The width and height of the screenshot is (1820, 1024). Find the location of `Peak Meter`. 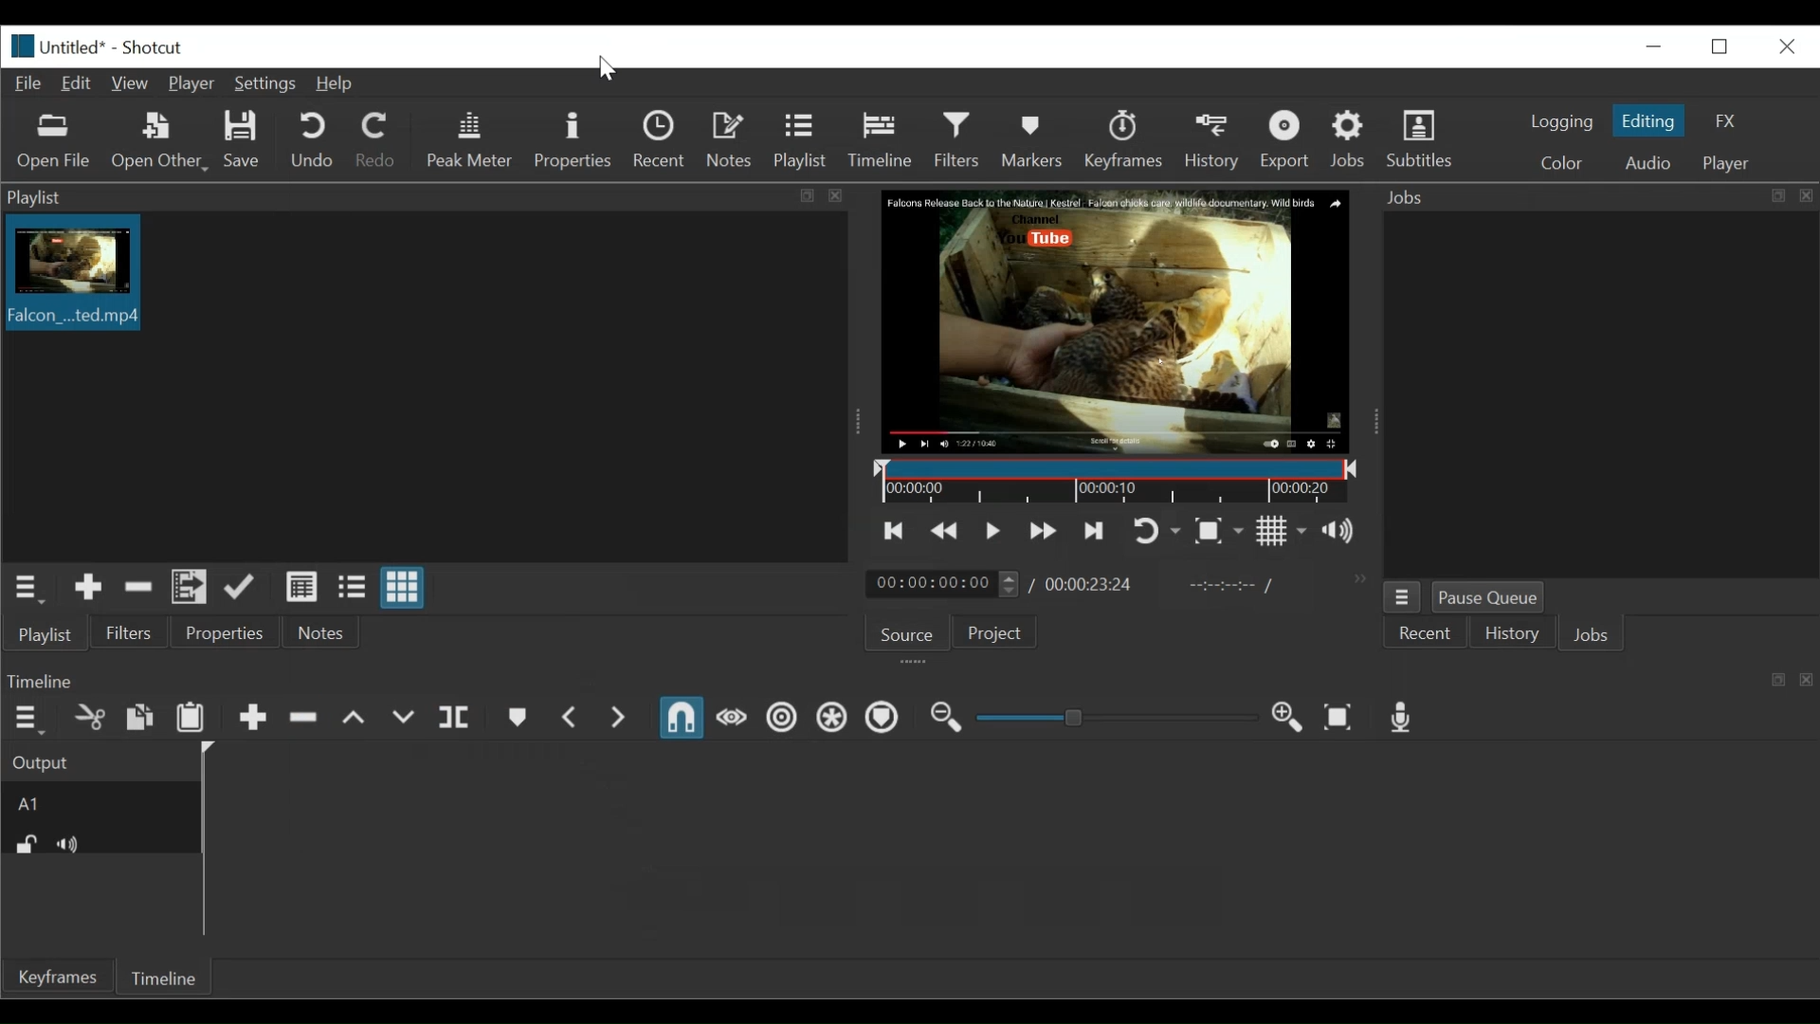

Peak Meter is located at coordinates (471, 142).